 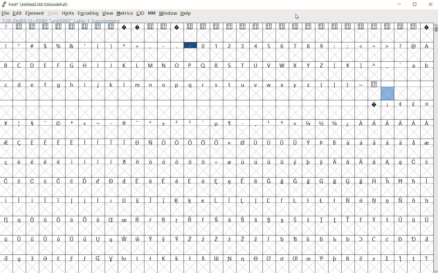 I want to click on glyph, so click(x=164, y=239).